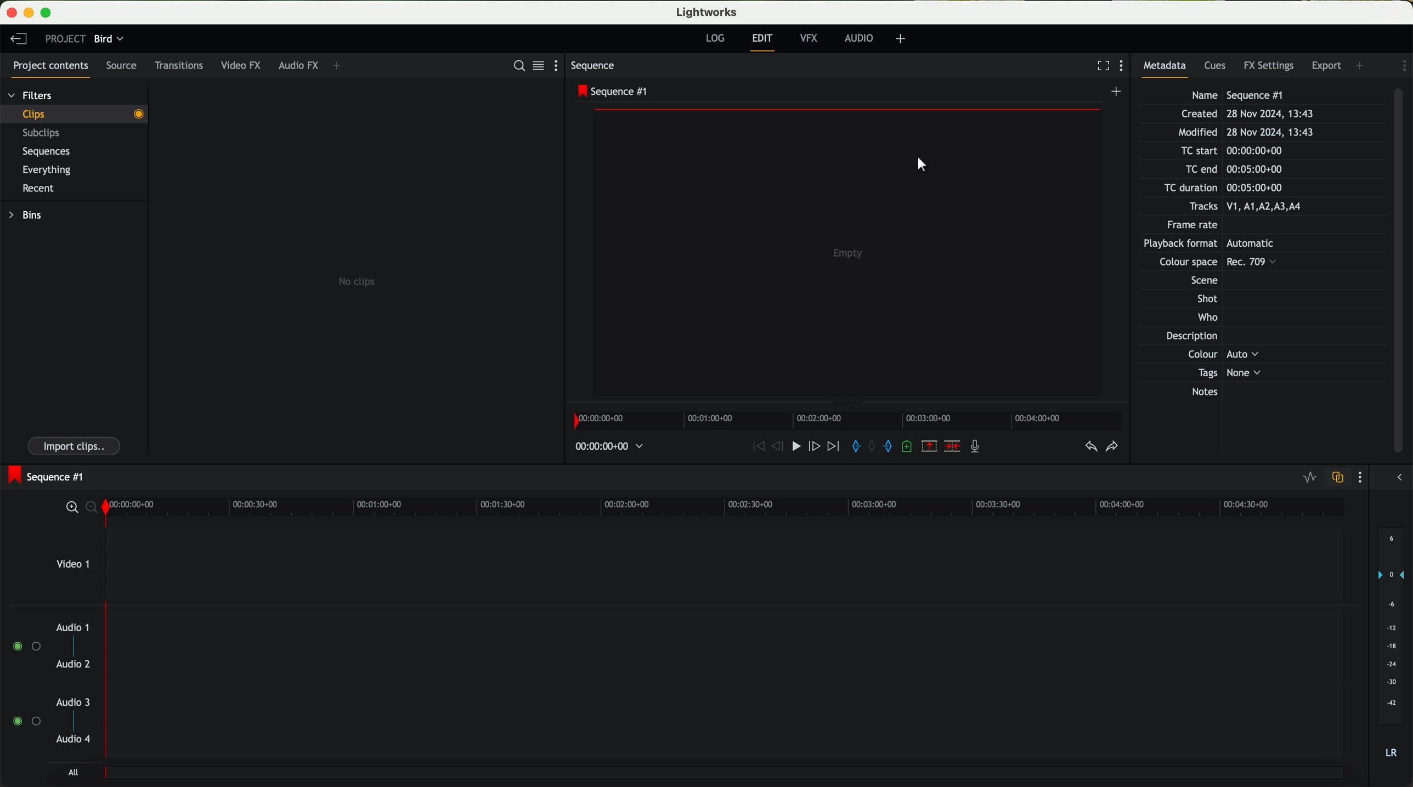  I want to click on time, so click(610, 448).